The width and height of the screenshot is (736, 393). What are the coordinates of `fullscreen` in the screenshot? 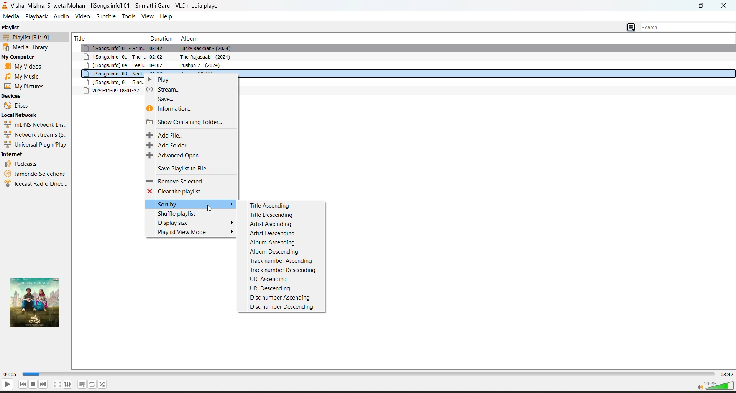 It's located at (57, 384).